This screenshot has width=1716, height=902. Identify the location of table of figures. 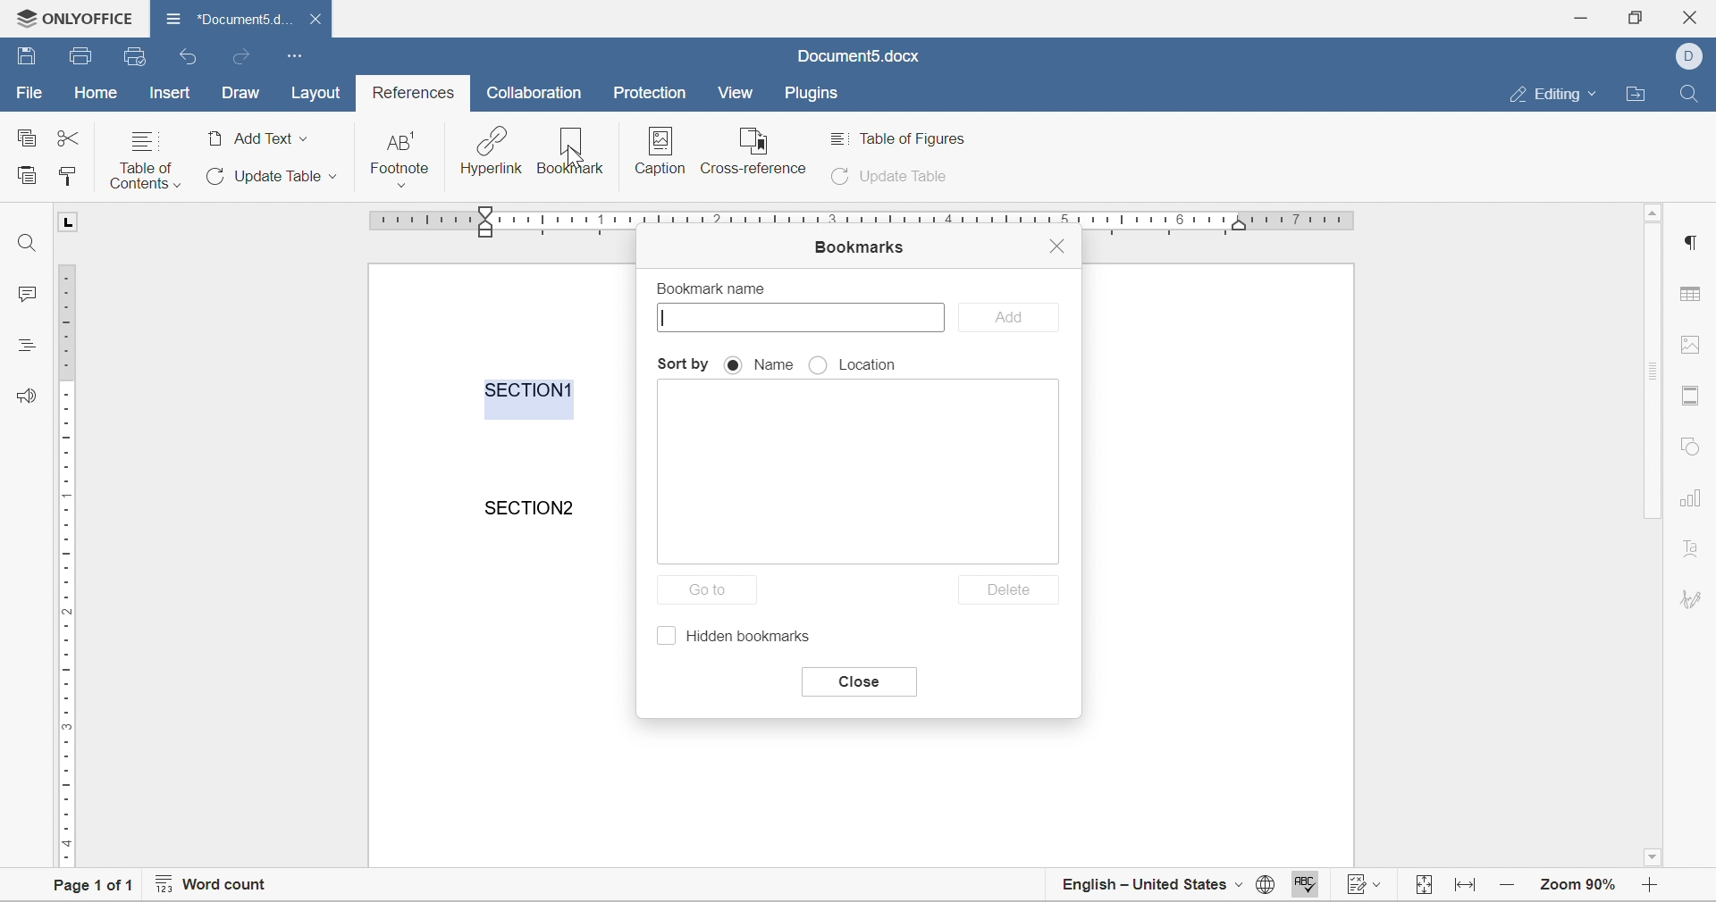
(904, 138).